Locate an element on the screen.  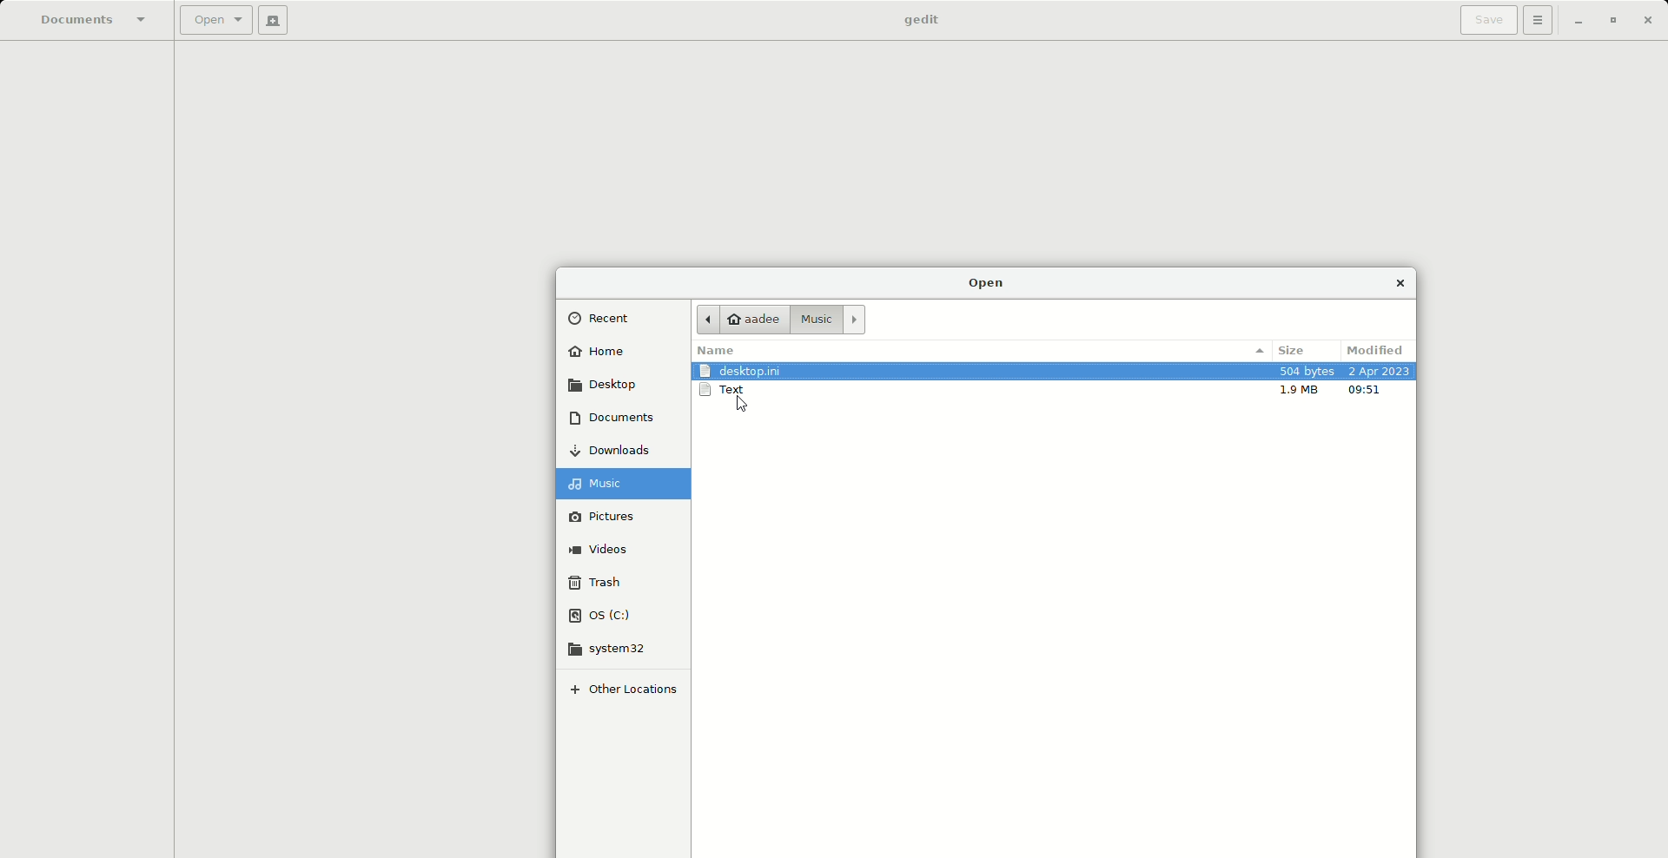
Cursor is located at coordinates (744, 406).